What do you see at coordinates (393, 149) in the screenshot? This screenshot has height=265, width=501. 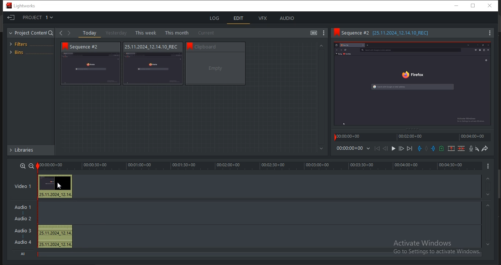 I see `Play` at bounding box center [393, 149].